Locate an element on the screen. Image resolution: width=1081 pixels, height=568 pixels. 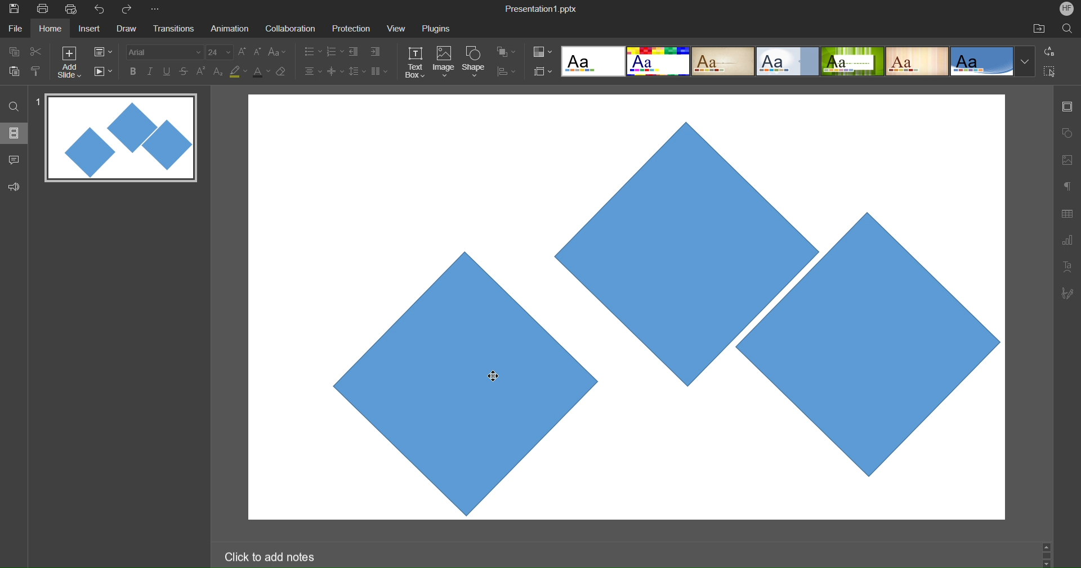
Number List is located at coordinates (334, 53).